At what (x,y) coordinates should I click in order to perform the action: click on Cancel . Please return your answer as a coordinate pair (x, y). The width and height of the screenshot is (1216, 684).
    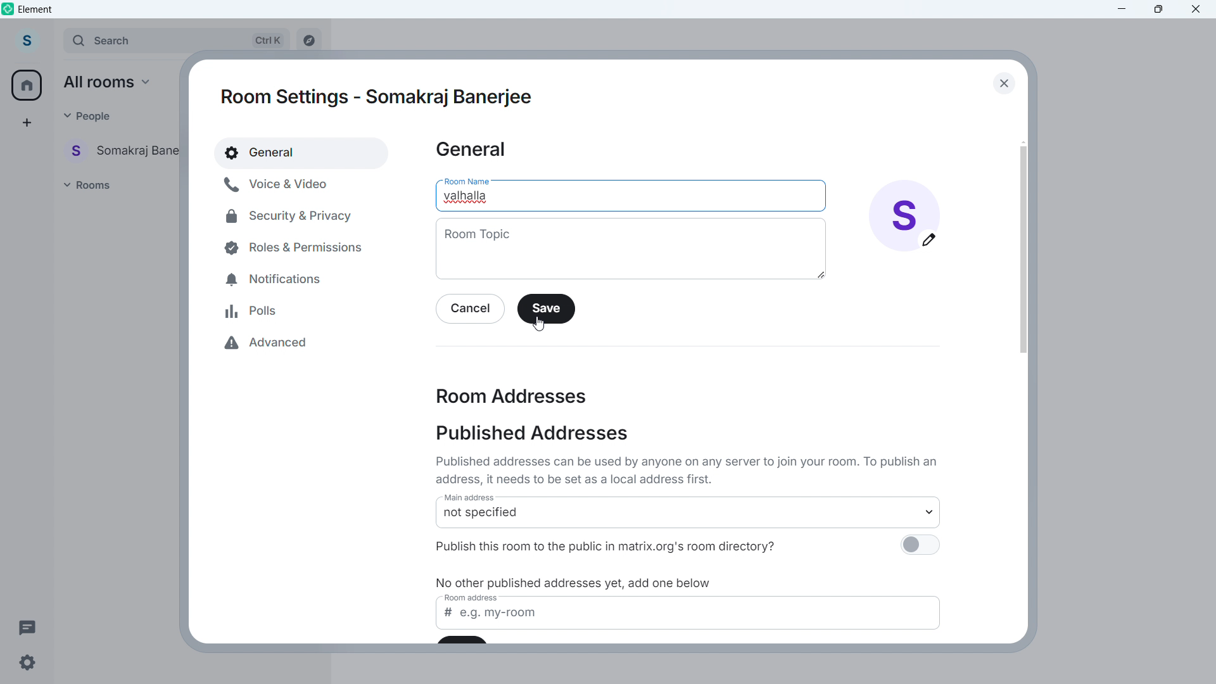
    Looking at the image, I should click on (471, 310).